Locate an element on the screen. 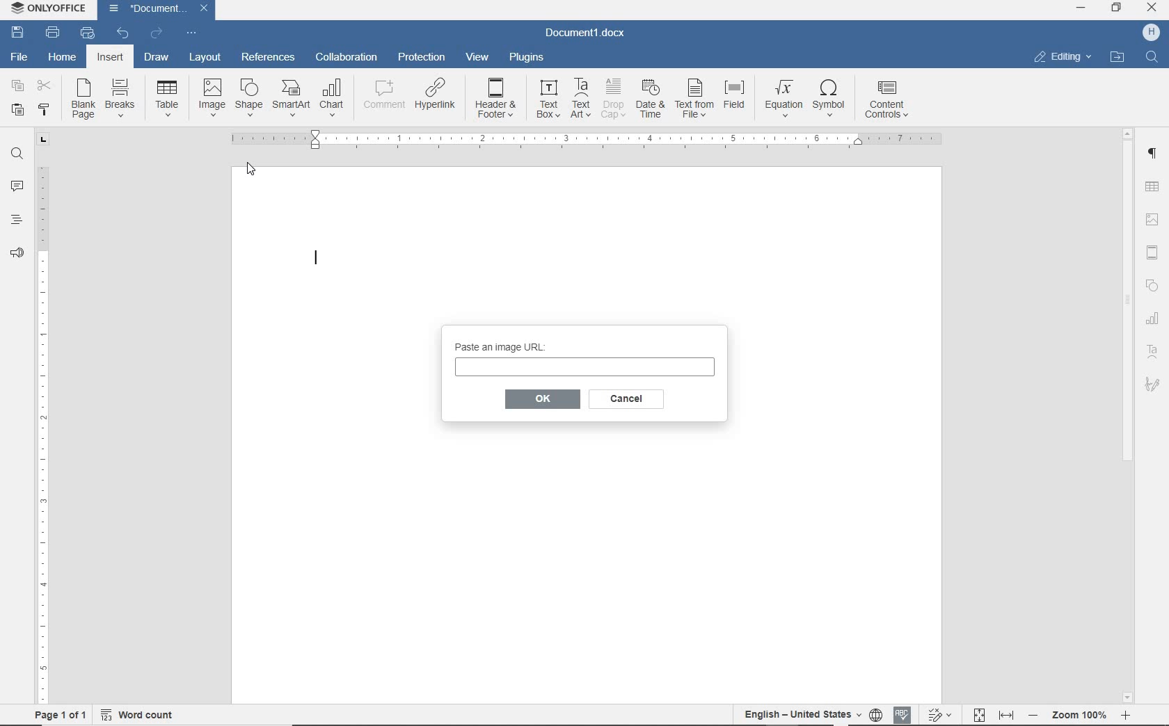  Text Cursor is located at coordinates (318, 259).